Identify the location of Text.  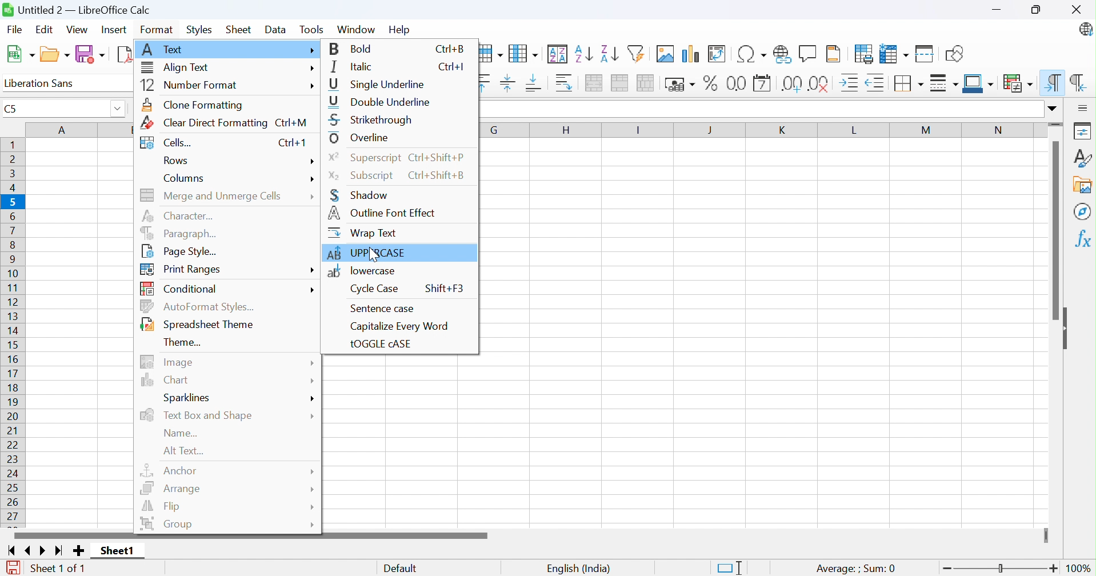
(164, 48).